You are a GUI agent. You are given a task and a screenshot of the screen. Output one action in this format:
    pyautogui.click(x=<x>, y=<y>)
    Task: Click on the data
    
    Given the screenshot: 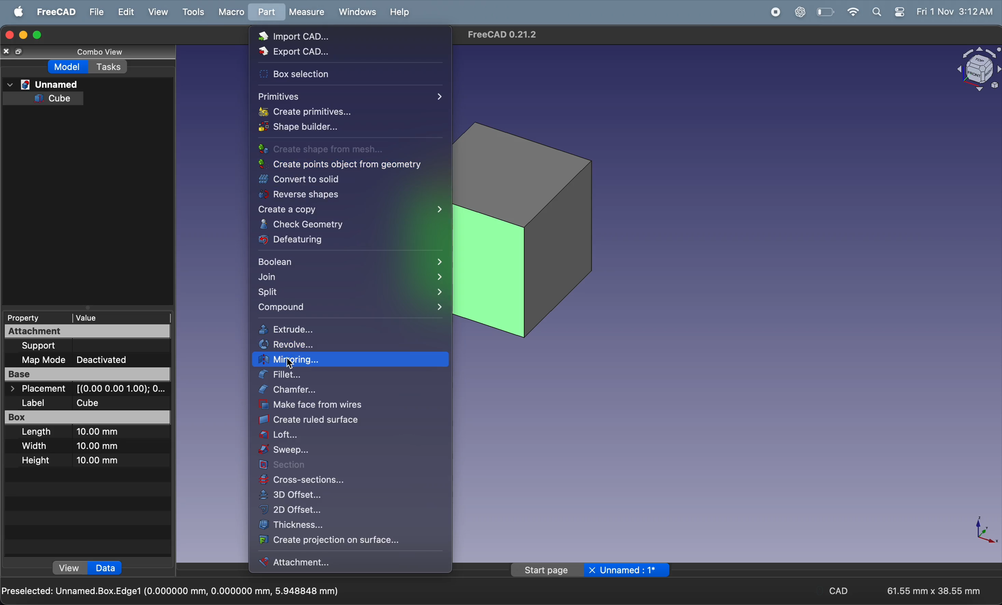 What is the action you would take?
    pyautogui.click(x=106, y=567)
    